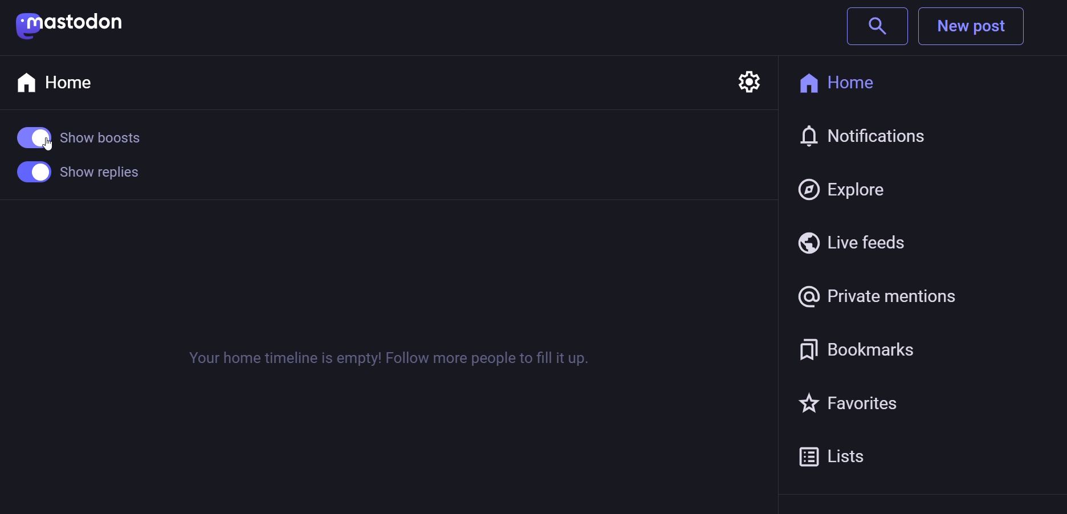 The width and height of the screenshot is (1067, 514). What do you see at coordinates (852, 242) in the screenshot?
I see `Live feed` at bounding box center [852, 242].